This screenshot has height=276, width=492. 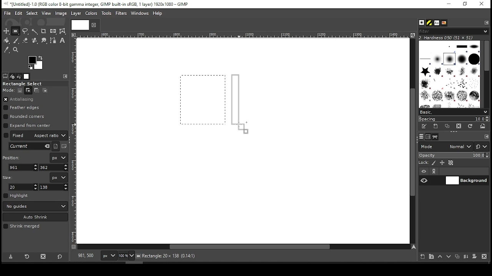 I want to click on channels, so click(x=428, y=137).